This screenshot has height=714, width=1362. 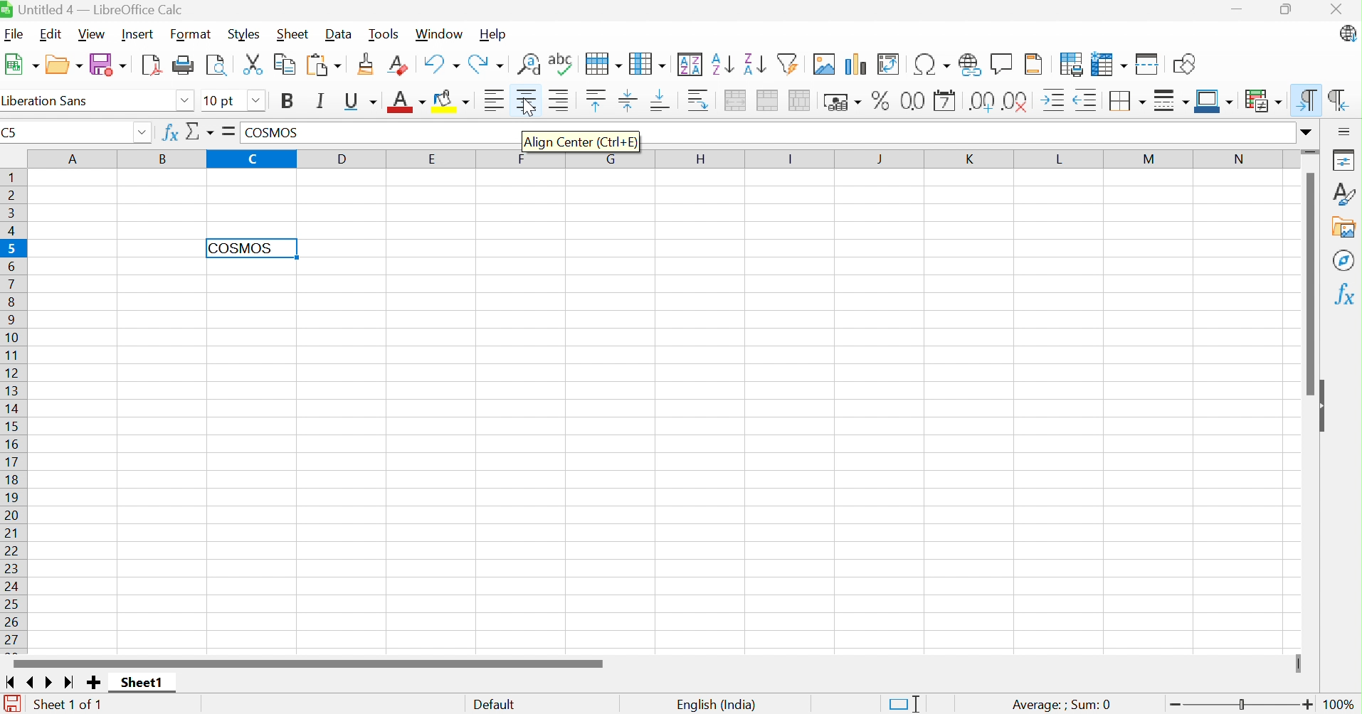 I want to click on Formula, so click(x=229, y=132).